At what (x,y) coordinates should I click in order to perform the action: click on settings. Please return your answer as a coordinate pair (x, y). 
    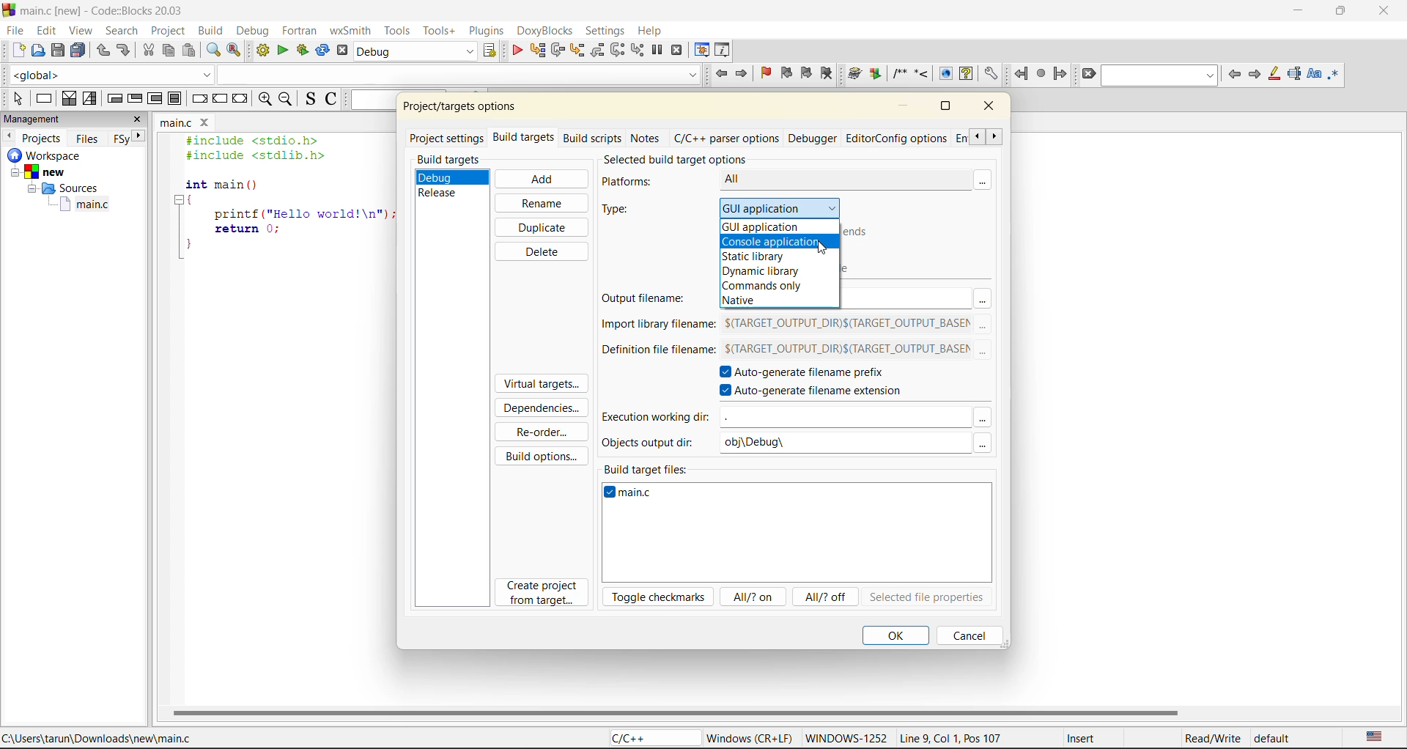
    Looking at the image, I should click on (606, 32).